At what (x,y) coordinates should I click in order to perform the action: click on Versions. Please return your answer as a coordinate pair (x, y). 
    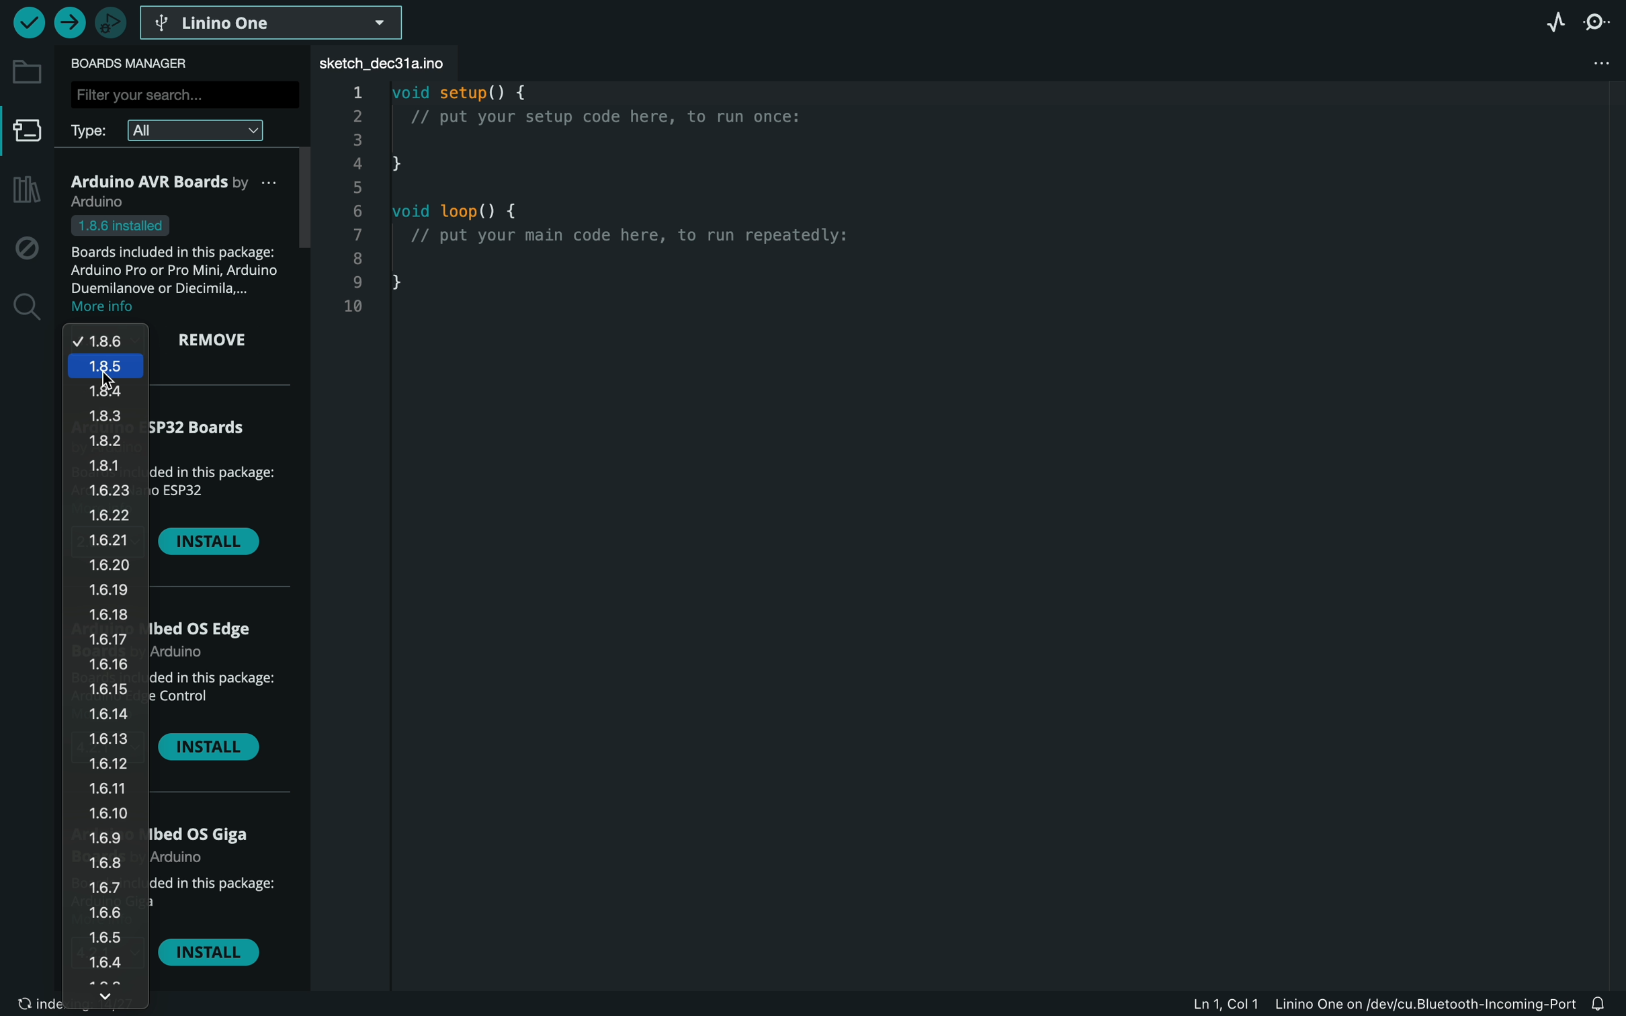
    Looking at the image, I should click on (106, 669).